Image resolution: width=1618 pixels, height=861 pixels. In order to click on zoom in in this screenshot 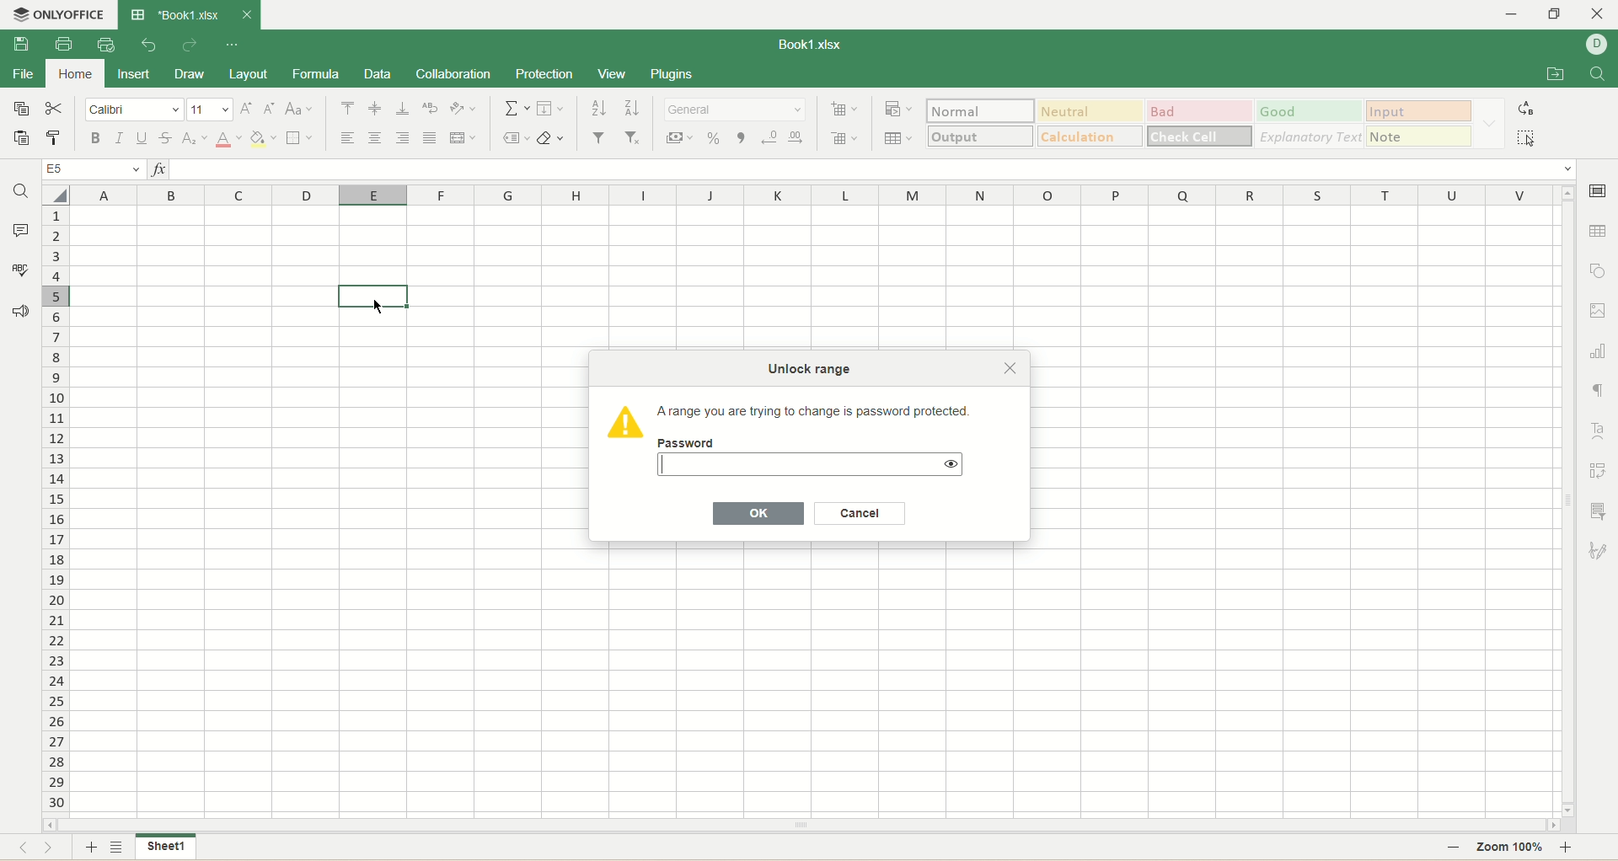, I will do `click(1572, 848)`.